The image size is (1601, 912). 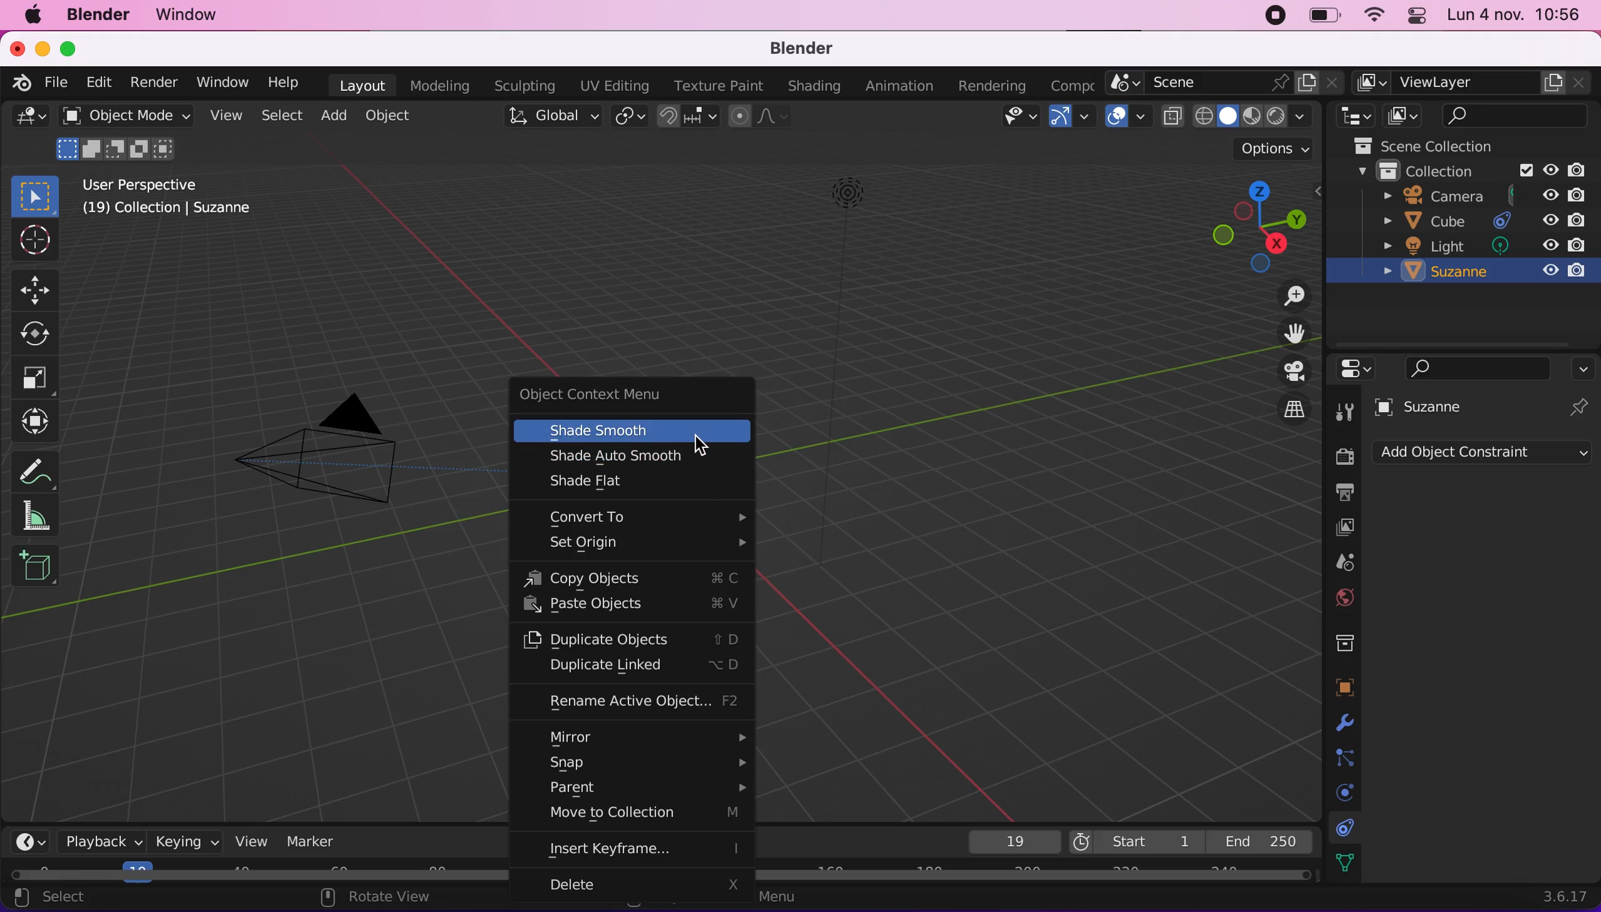 I want to click on rename active object, so click(x=634, y=702).